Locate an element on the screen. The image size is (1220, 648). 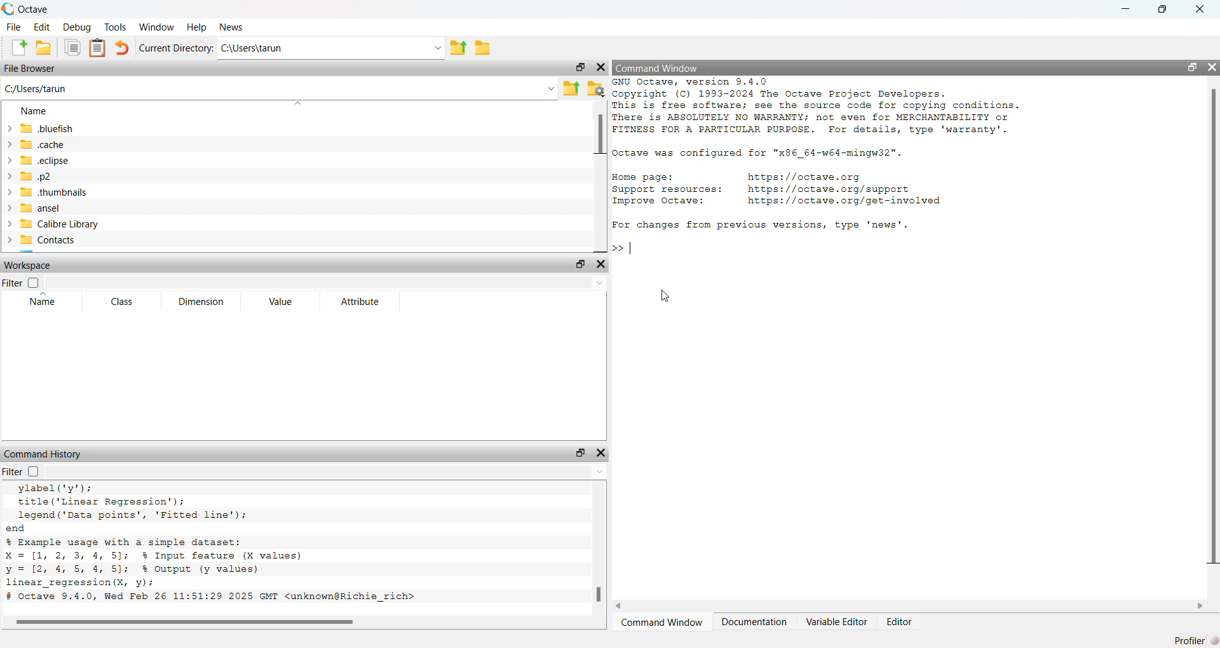
filter input field is located at coordinates (327, 473).